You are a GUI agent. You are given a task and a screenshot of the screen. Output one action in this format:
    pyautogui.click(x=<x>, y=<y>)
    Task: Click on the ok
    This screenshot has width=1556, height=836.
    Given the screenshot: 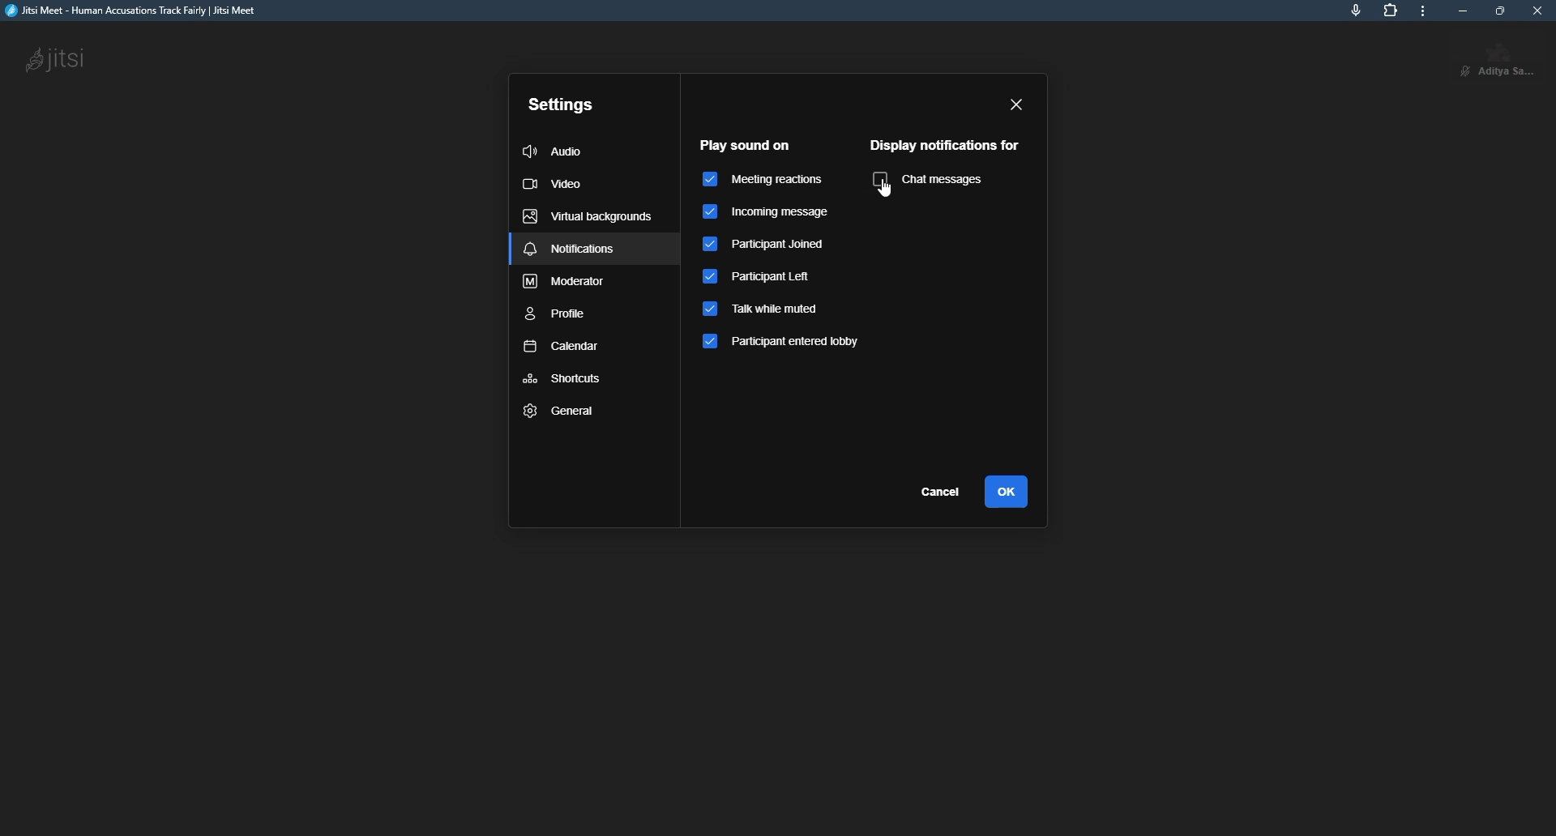 What is the action you would take?
    pyautogui.click(x=1009, y=492)
    